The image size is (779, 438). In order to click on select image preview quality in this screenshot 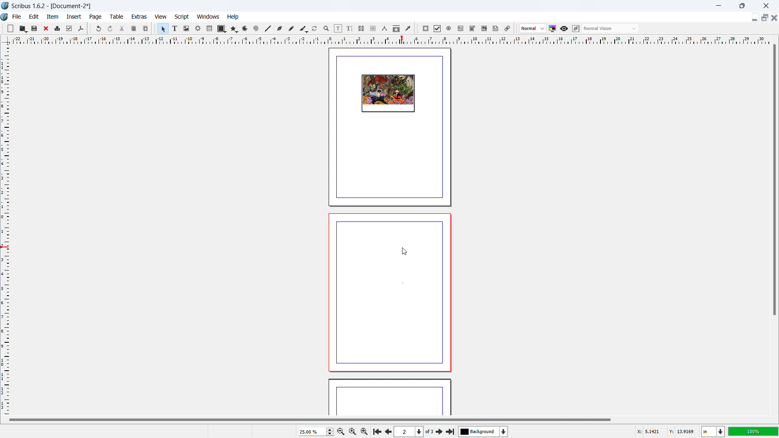, I will do `click(533, 28)`.